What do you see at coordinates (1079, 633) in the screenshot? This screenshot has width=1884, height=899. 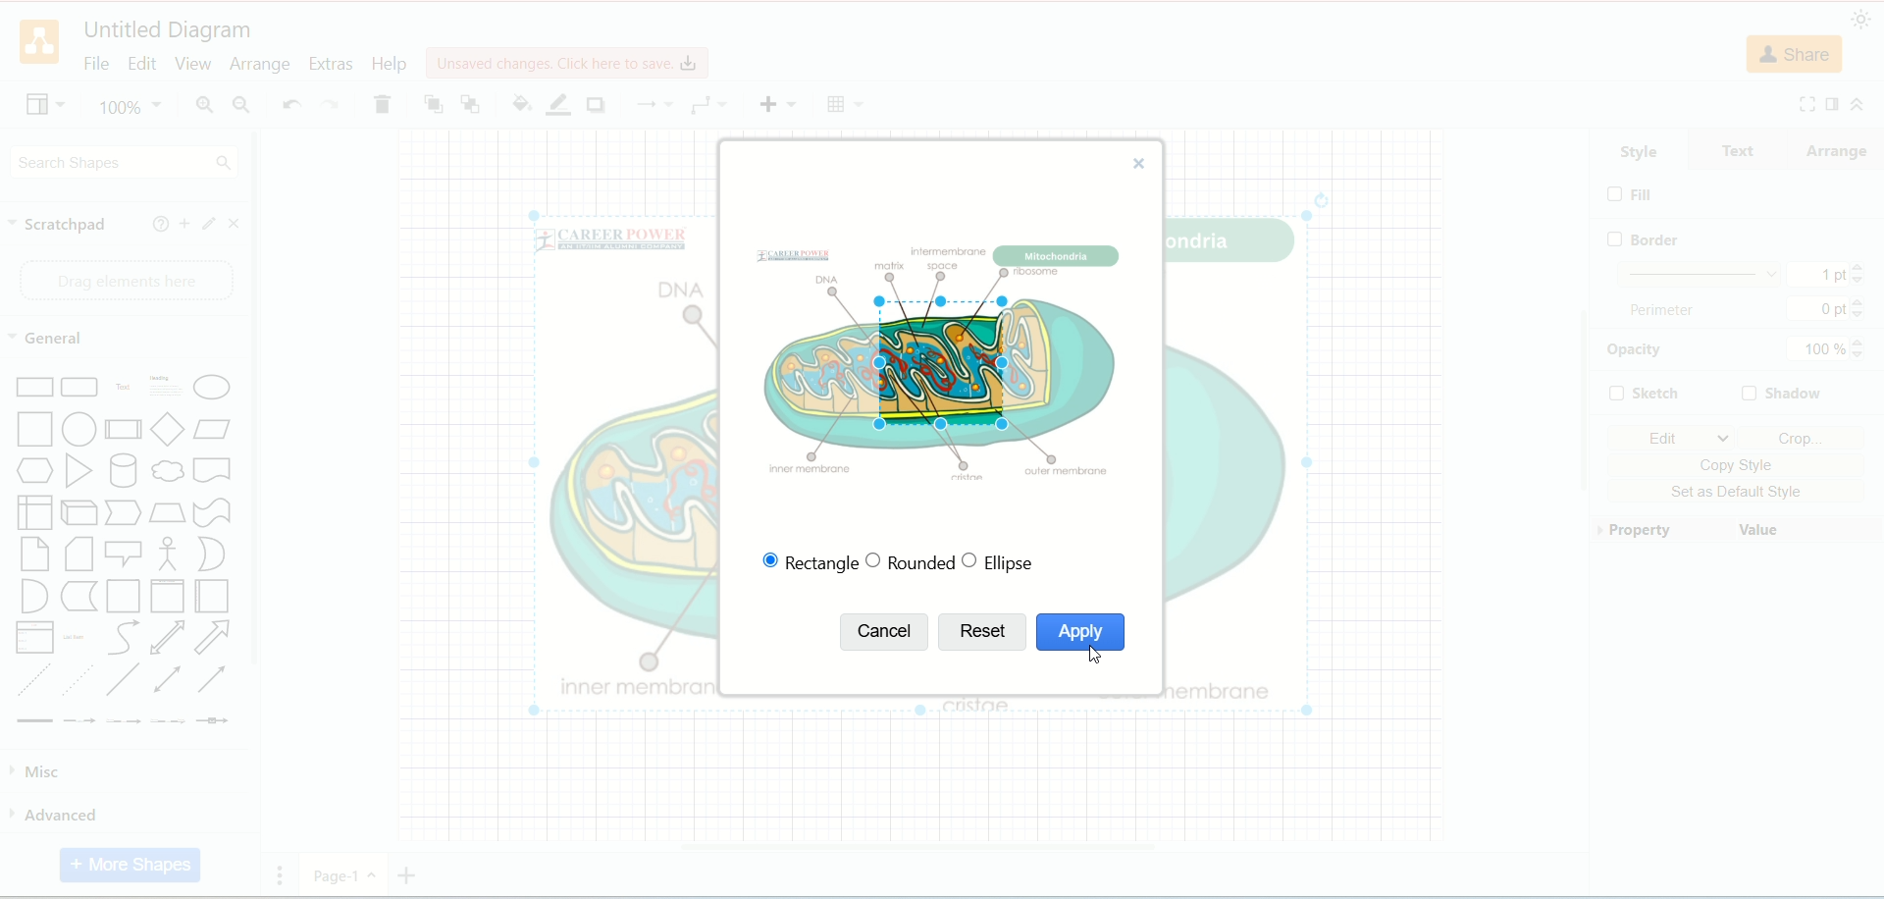 I see `apply` at bounding box center [1079, 633].